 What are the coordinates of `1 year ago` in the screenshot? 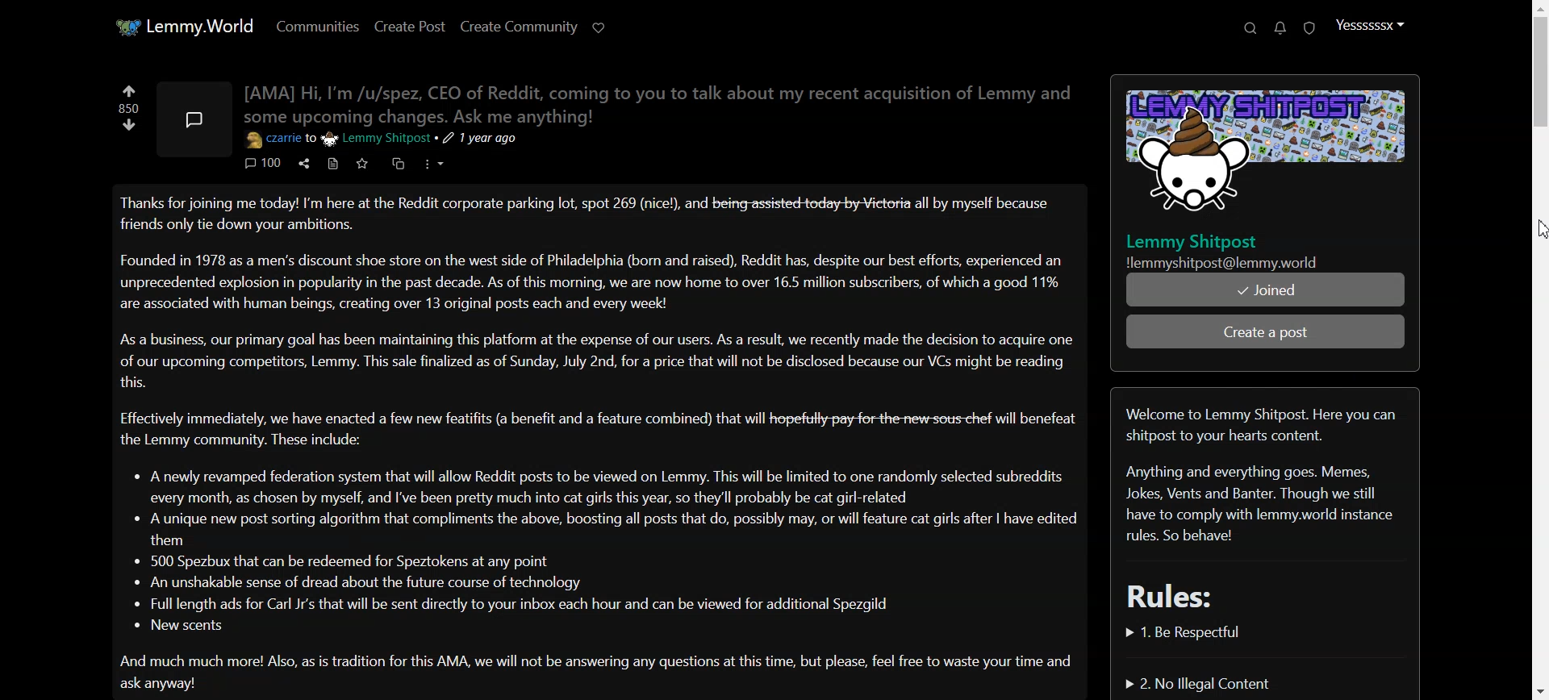 It's located at (486, 138).